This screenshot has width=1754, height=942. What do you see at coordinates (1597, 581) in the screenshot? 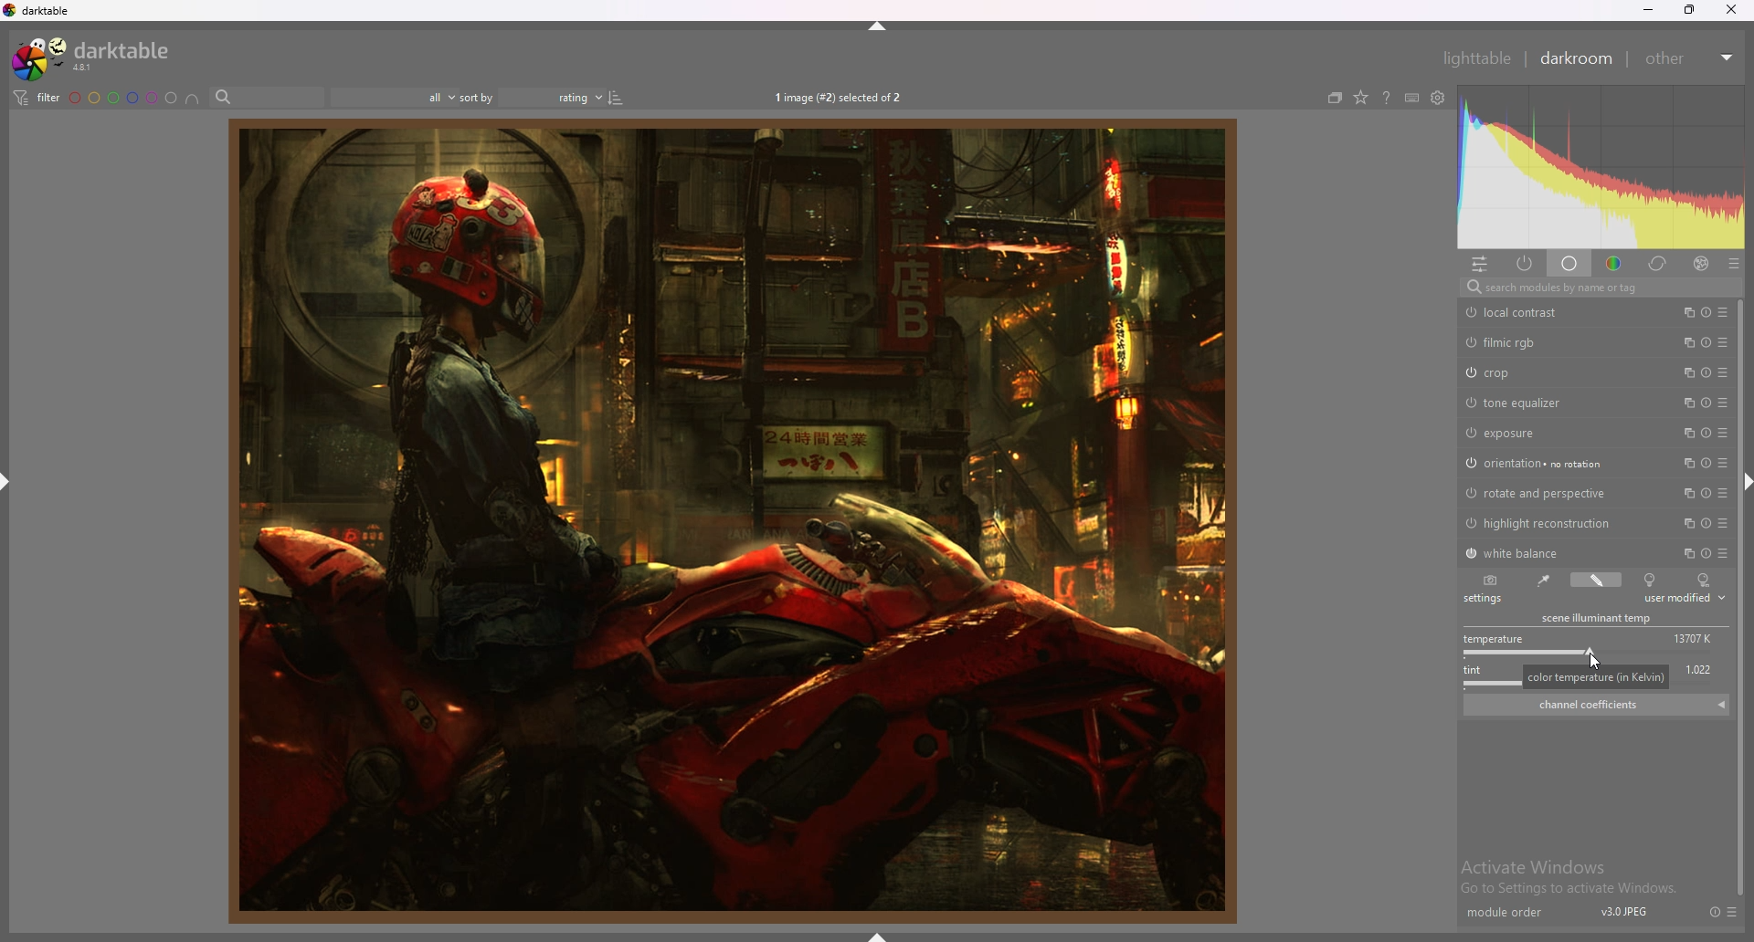
I see `user modified` at bounding box center [1597, 581].